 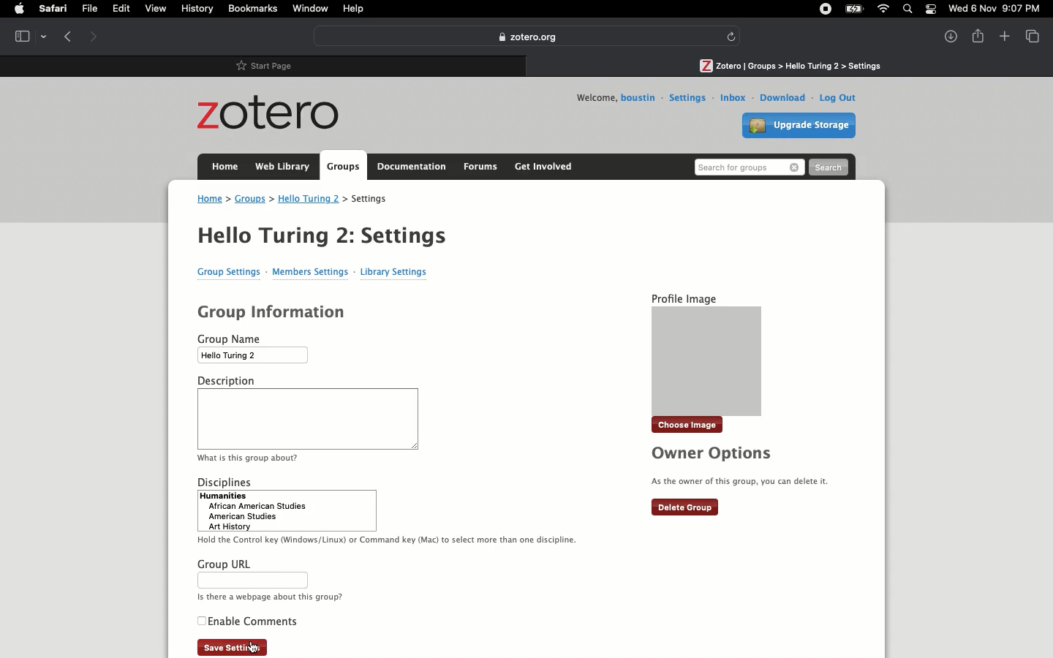 What do you see at coordinates (124, 10) in the screenshot?
I see `Edit` at bounding box center [124, 10].